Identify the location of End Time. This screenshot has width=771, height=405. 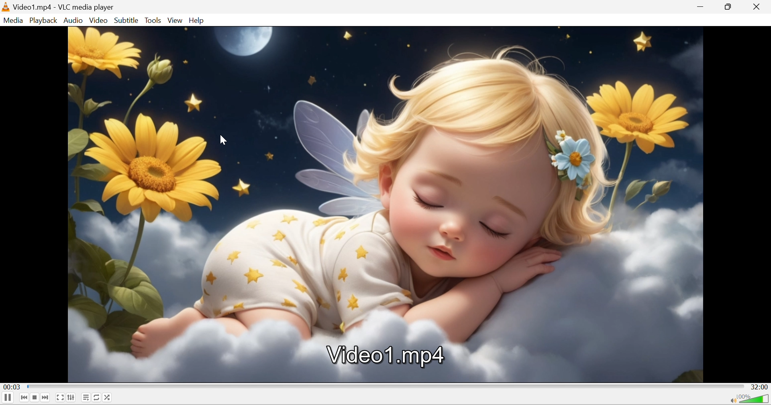
(759, 387).